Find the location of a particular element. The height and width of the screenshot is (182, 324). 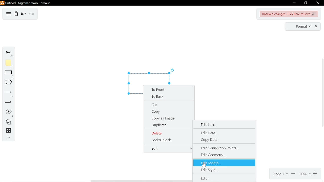

vertical scrollbar is located at coordinates (322, 92).